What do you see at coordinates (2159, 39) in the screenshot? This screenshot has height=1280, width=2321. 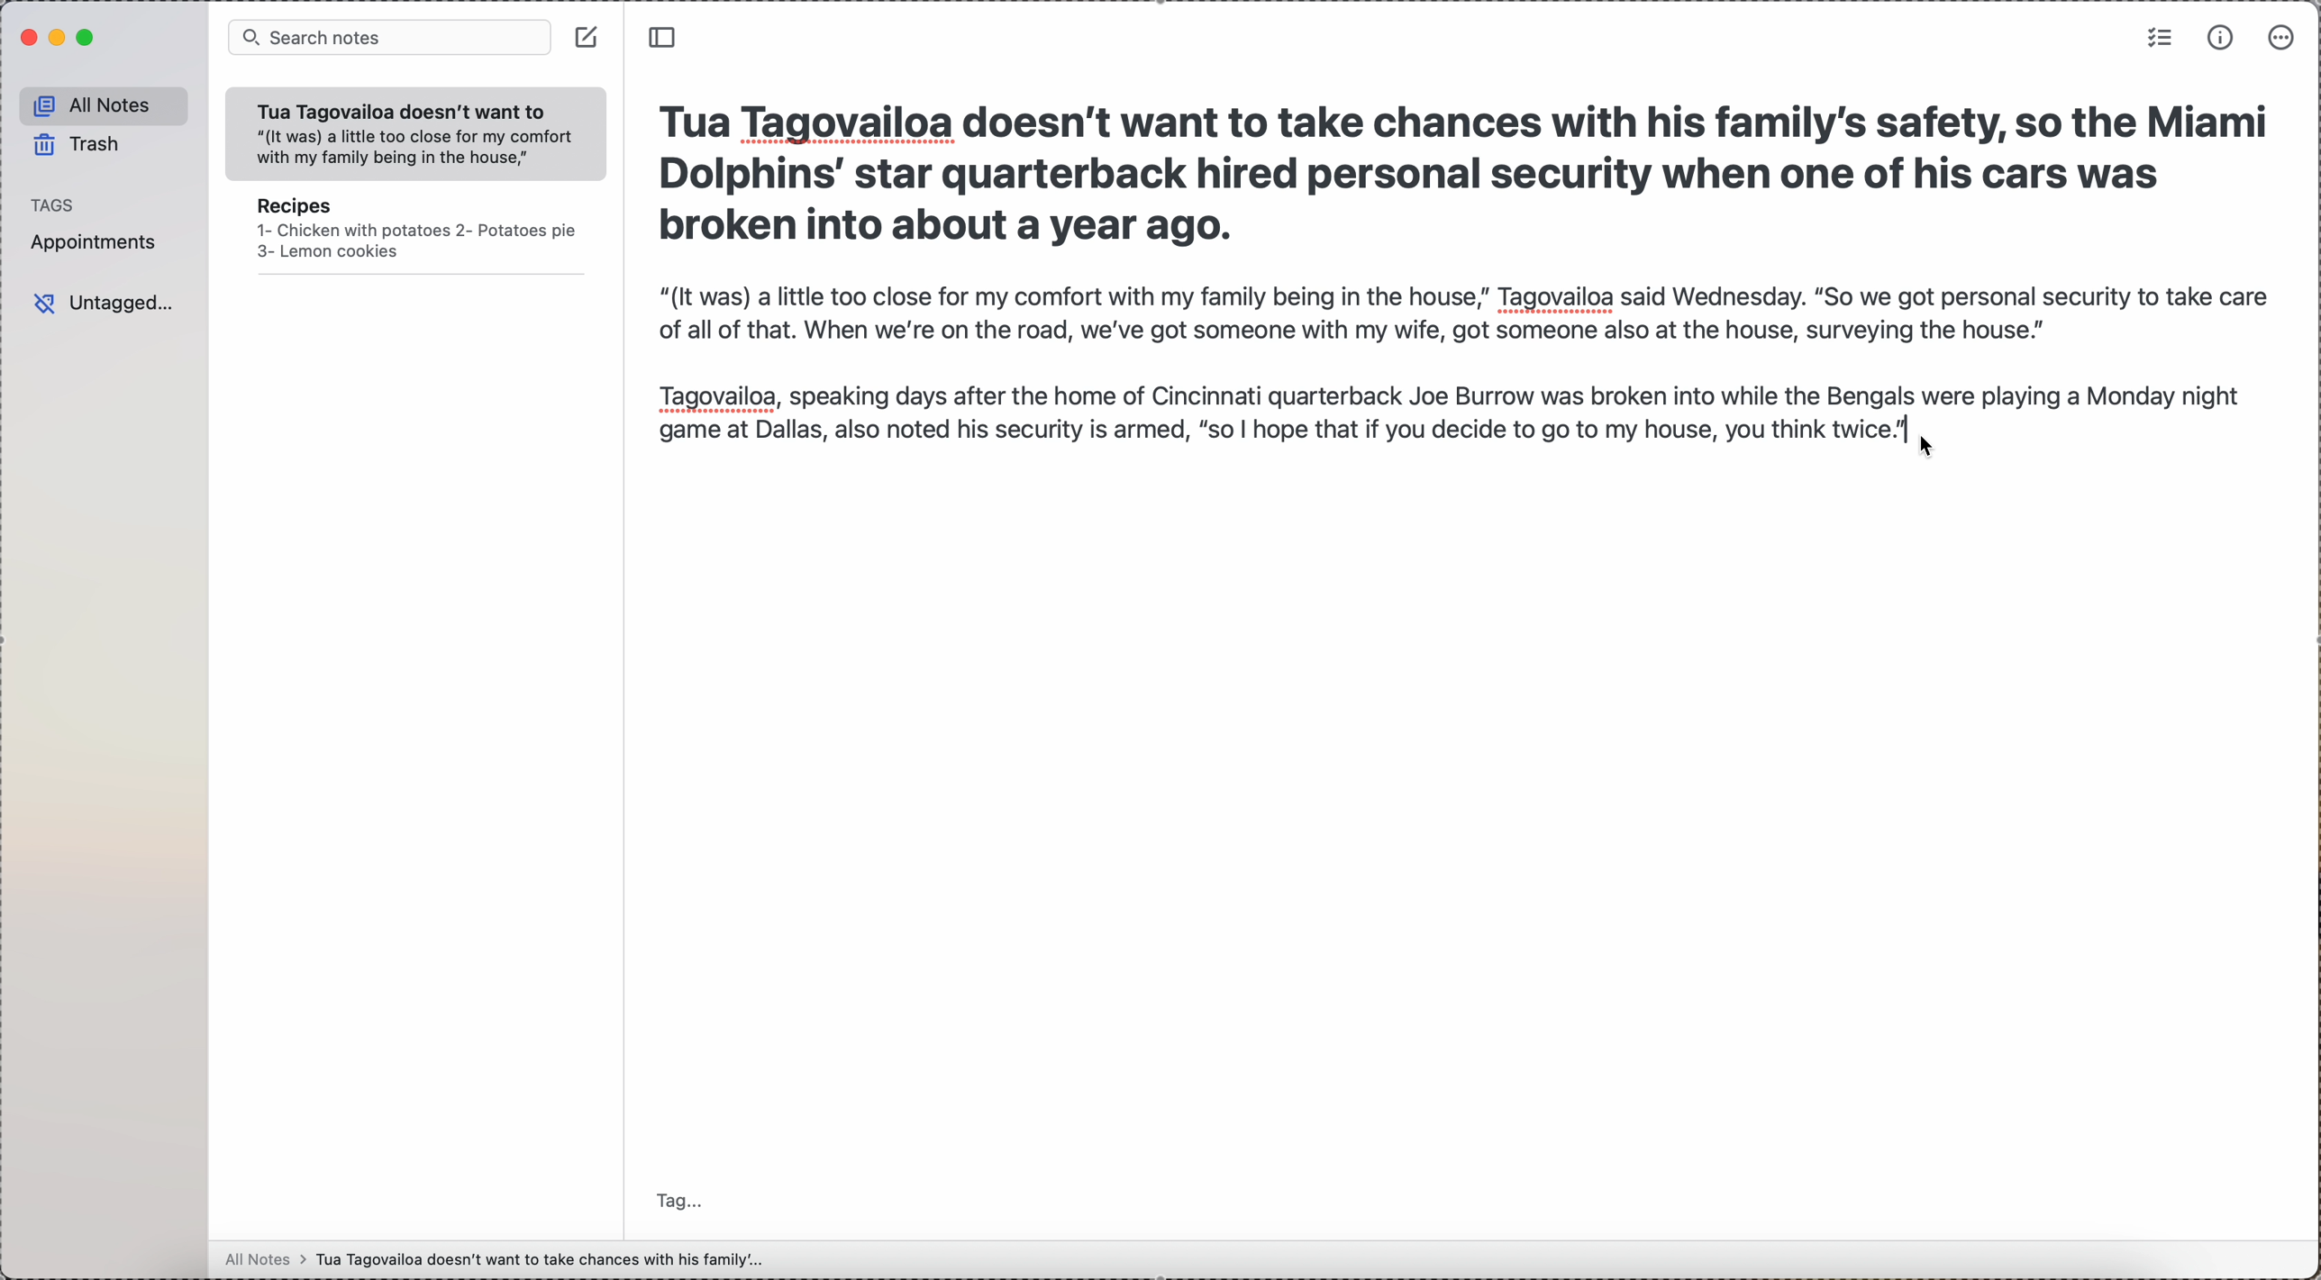 I see `check list` at bounding box center [2159, 39].